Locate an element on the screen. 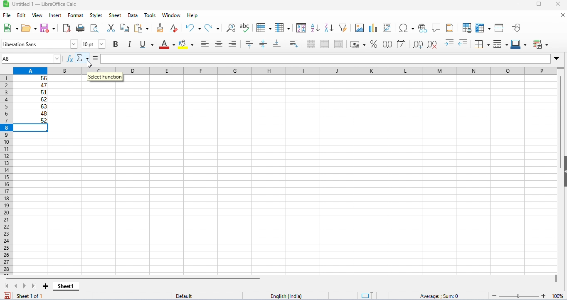 The height and width of the screenshot is (300, 567). formula bar is located at coordinates (325, 59).